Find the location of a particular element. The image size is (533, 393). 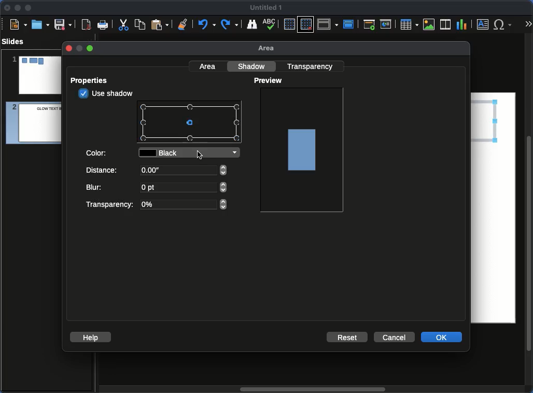

OK is located at coordinates (442, 336).